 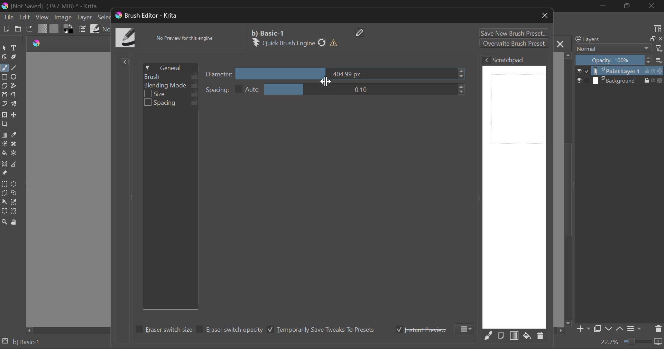 What do you see at coordinates (5, 86) in the screenshot?
I see `Polygon` at bounding box center [5, 86].